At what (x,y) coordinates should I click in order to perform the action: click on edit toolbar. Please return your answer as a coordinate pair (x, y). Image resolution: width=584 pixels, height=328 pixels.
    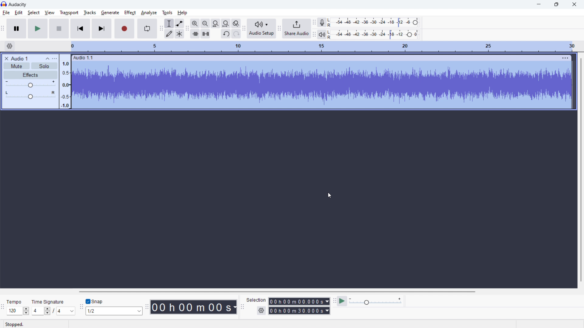
    Looking at the image, I should click on (187, 29).